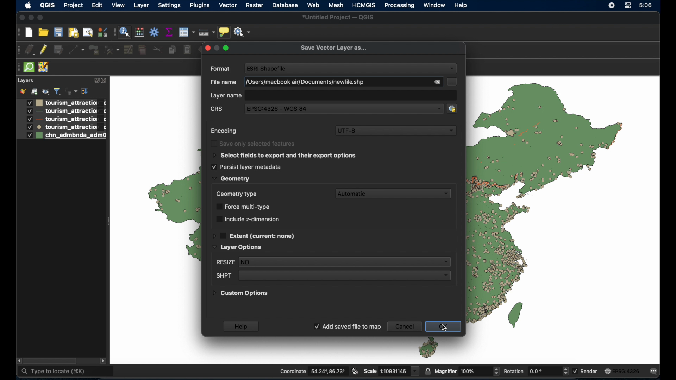 The width and height of the screenshot is (676, 380). I want to click on ESRI share file, so click(267, 68).